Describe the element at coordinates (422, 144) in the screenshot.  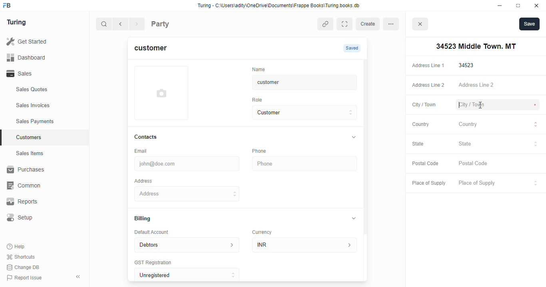
I see `State` at that location.